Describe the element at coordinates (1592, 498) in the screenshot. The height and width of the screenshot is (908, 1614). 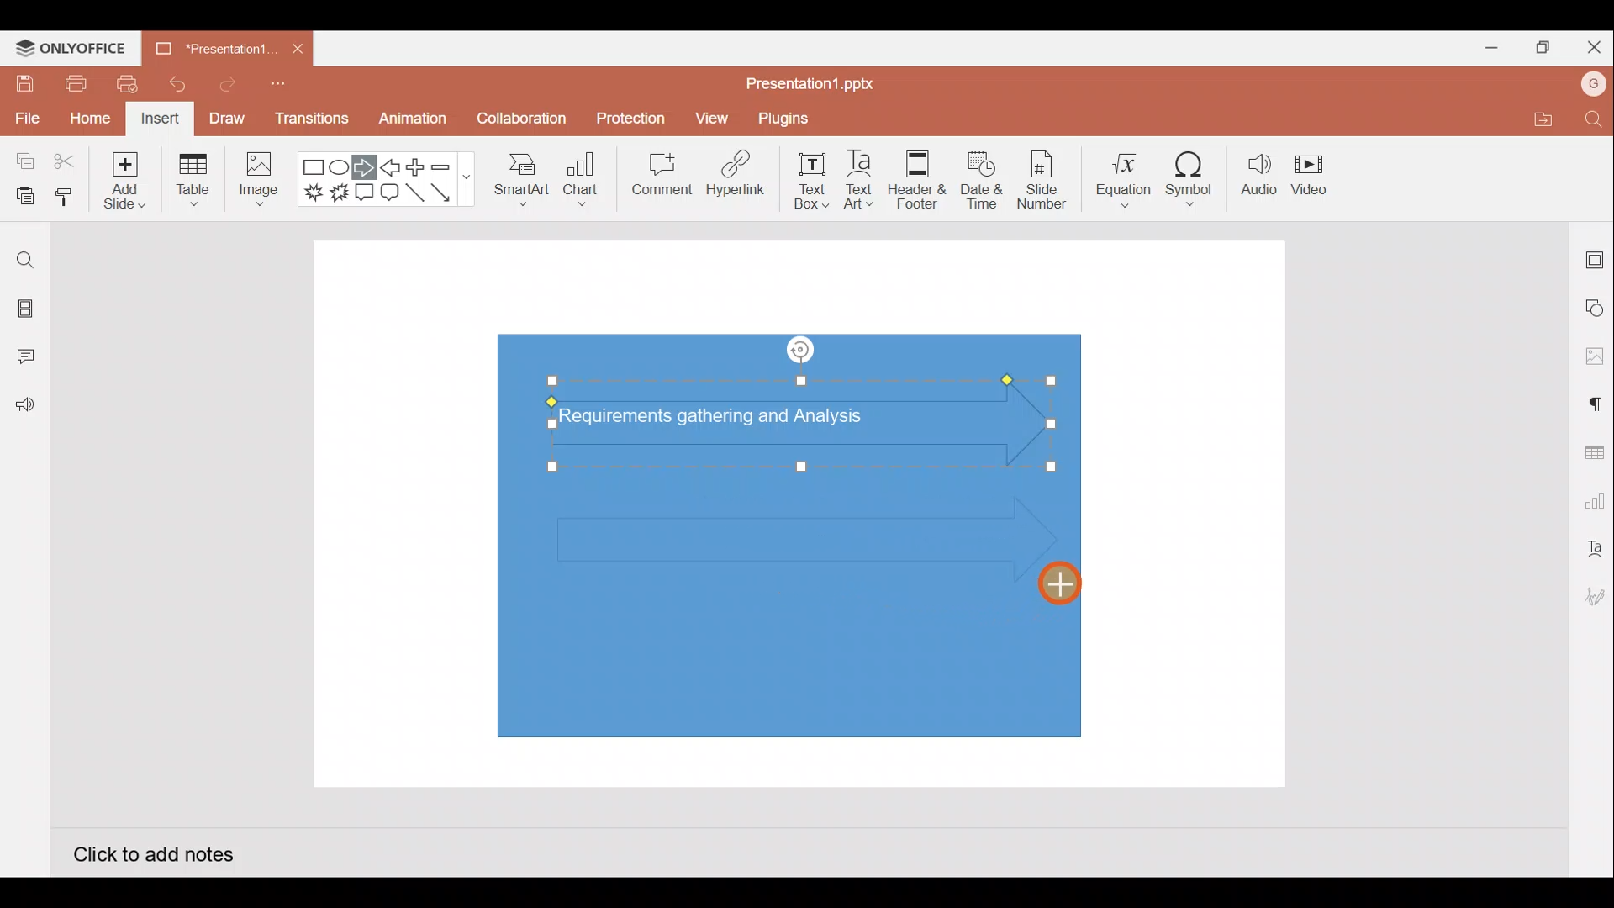
I see `Chart settings` at that location.